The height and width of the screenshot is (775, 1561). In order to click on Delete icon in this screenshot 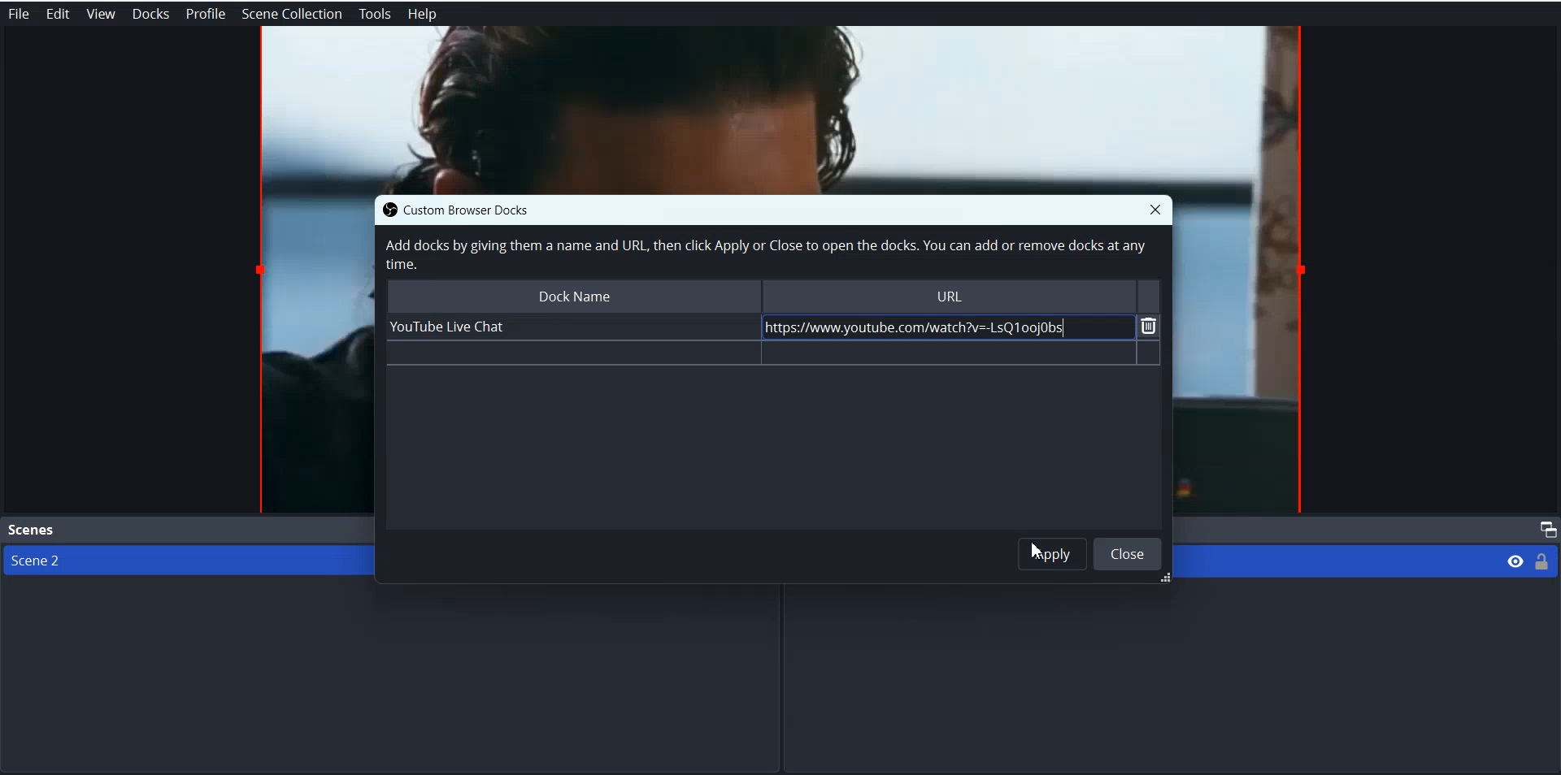, I will do `click(1150, 326)`.